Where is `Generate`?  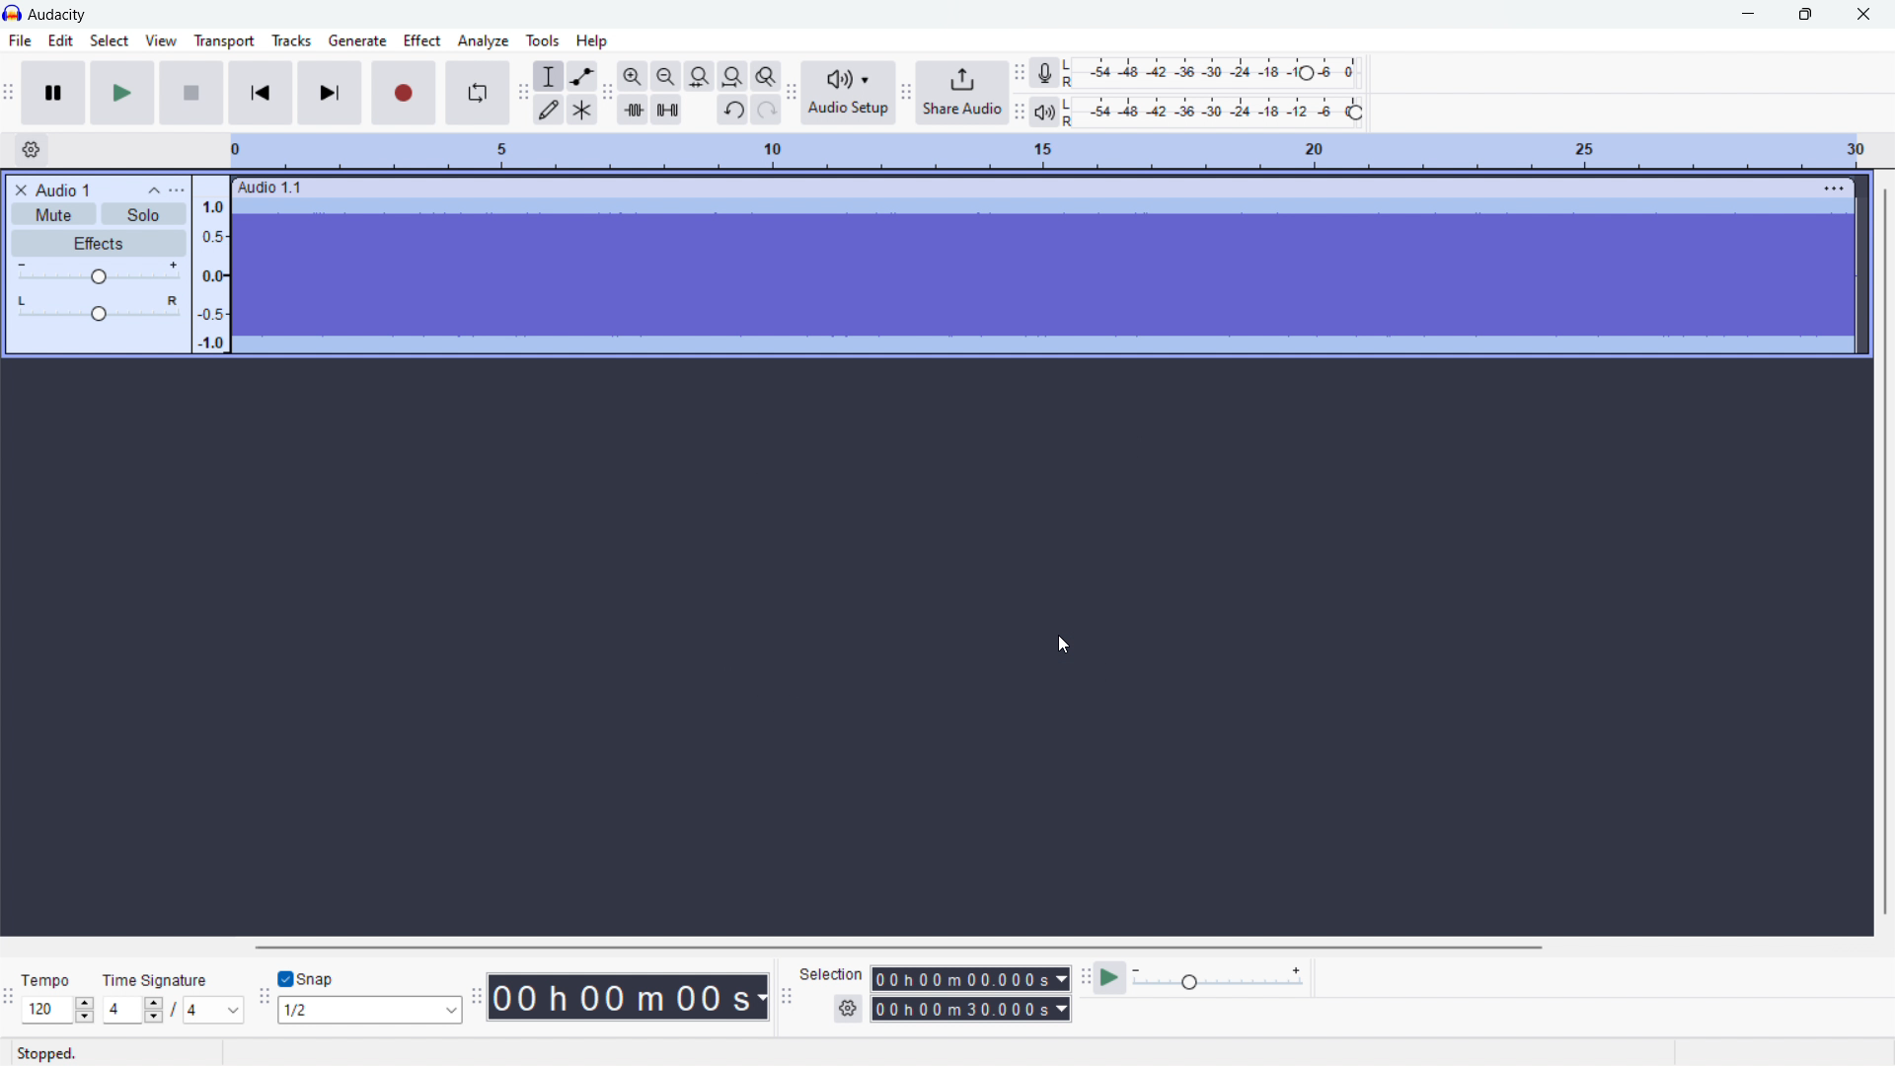
Generate is located at coordinates (356, 40).